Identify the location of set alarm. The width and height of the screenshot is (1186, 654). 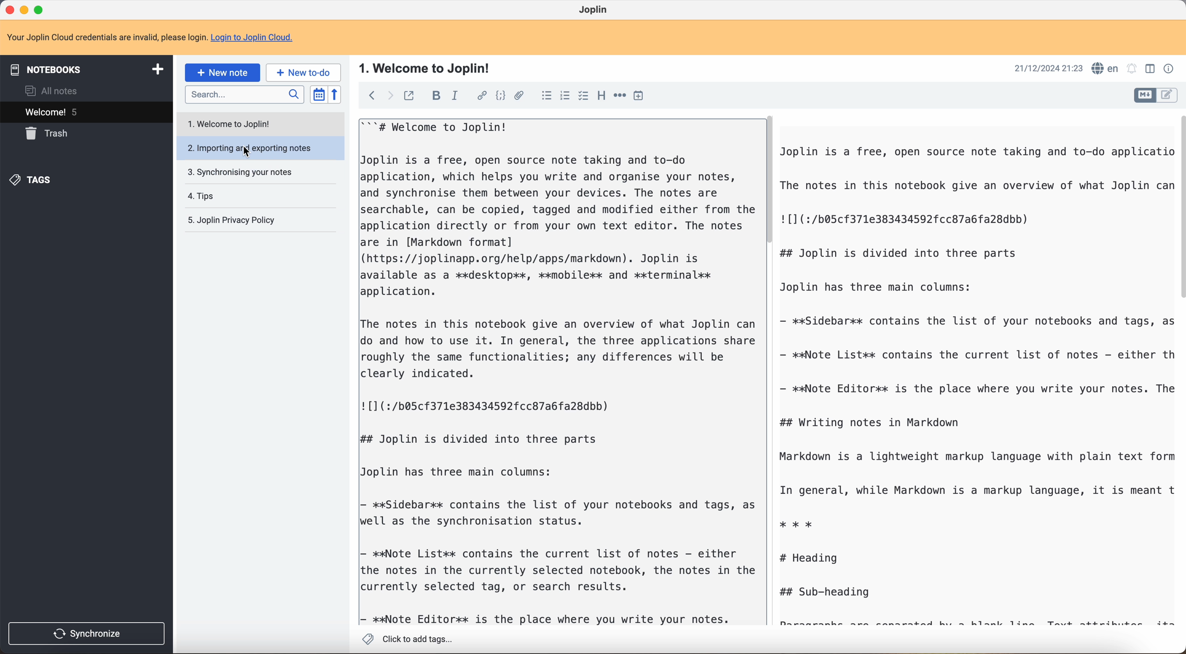
(1134, 69).